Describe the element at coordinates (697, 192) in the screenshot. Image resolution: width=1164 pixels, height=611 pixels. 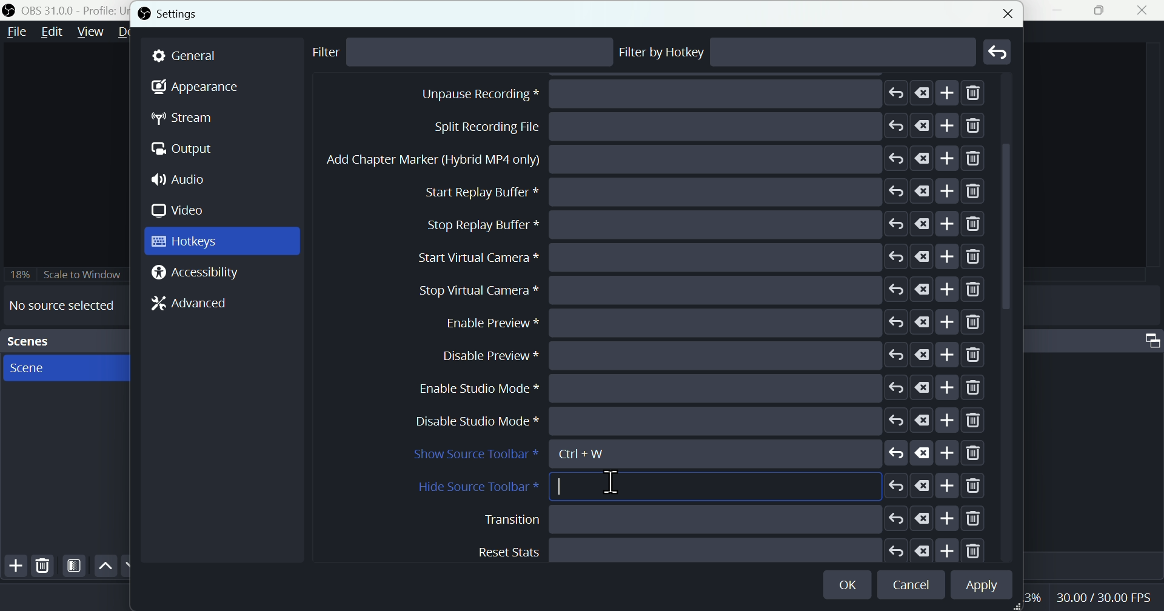
I see `Pause recording` at that location.